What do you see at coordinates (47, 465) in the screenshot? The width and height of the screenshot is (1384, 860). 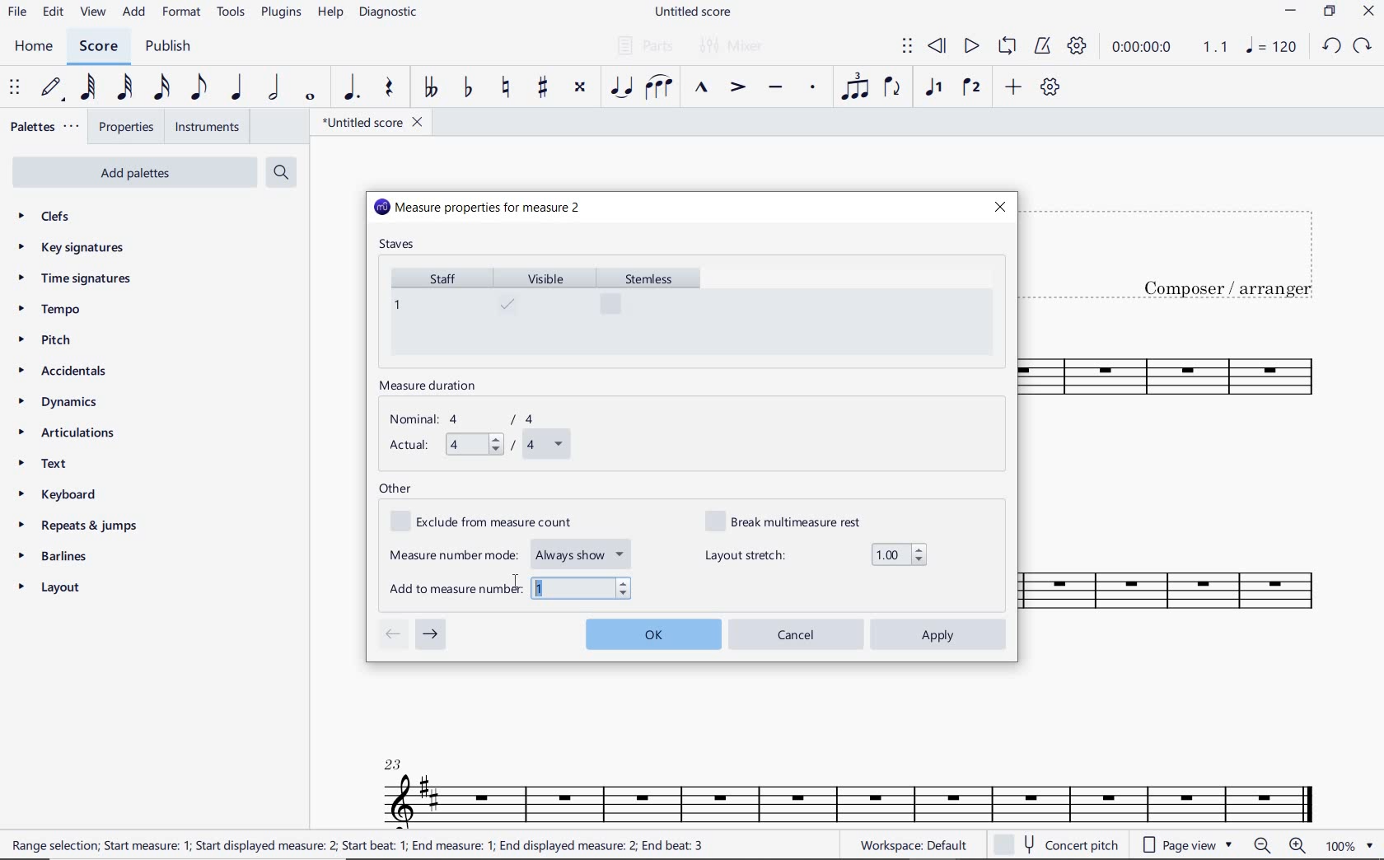 I see `TEXT` at bounding box center [47, 465].